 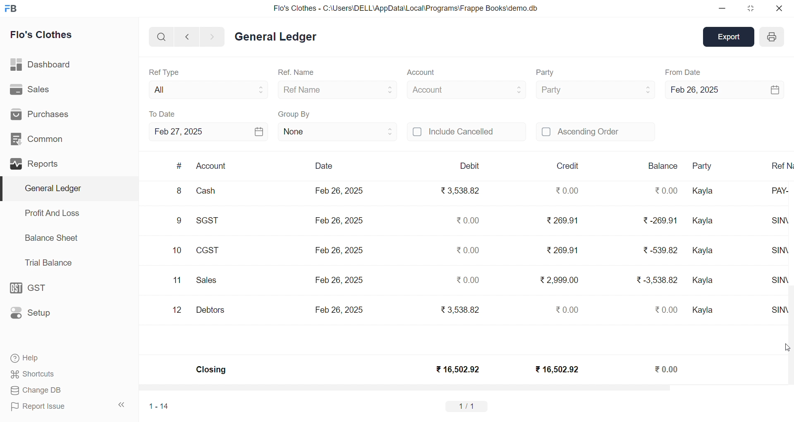 I want to click on Common, so click(x=37, y=138).